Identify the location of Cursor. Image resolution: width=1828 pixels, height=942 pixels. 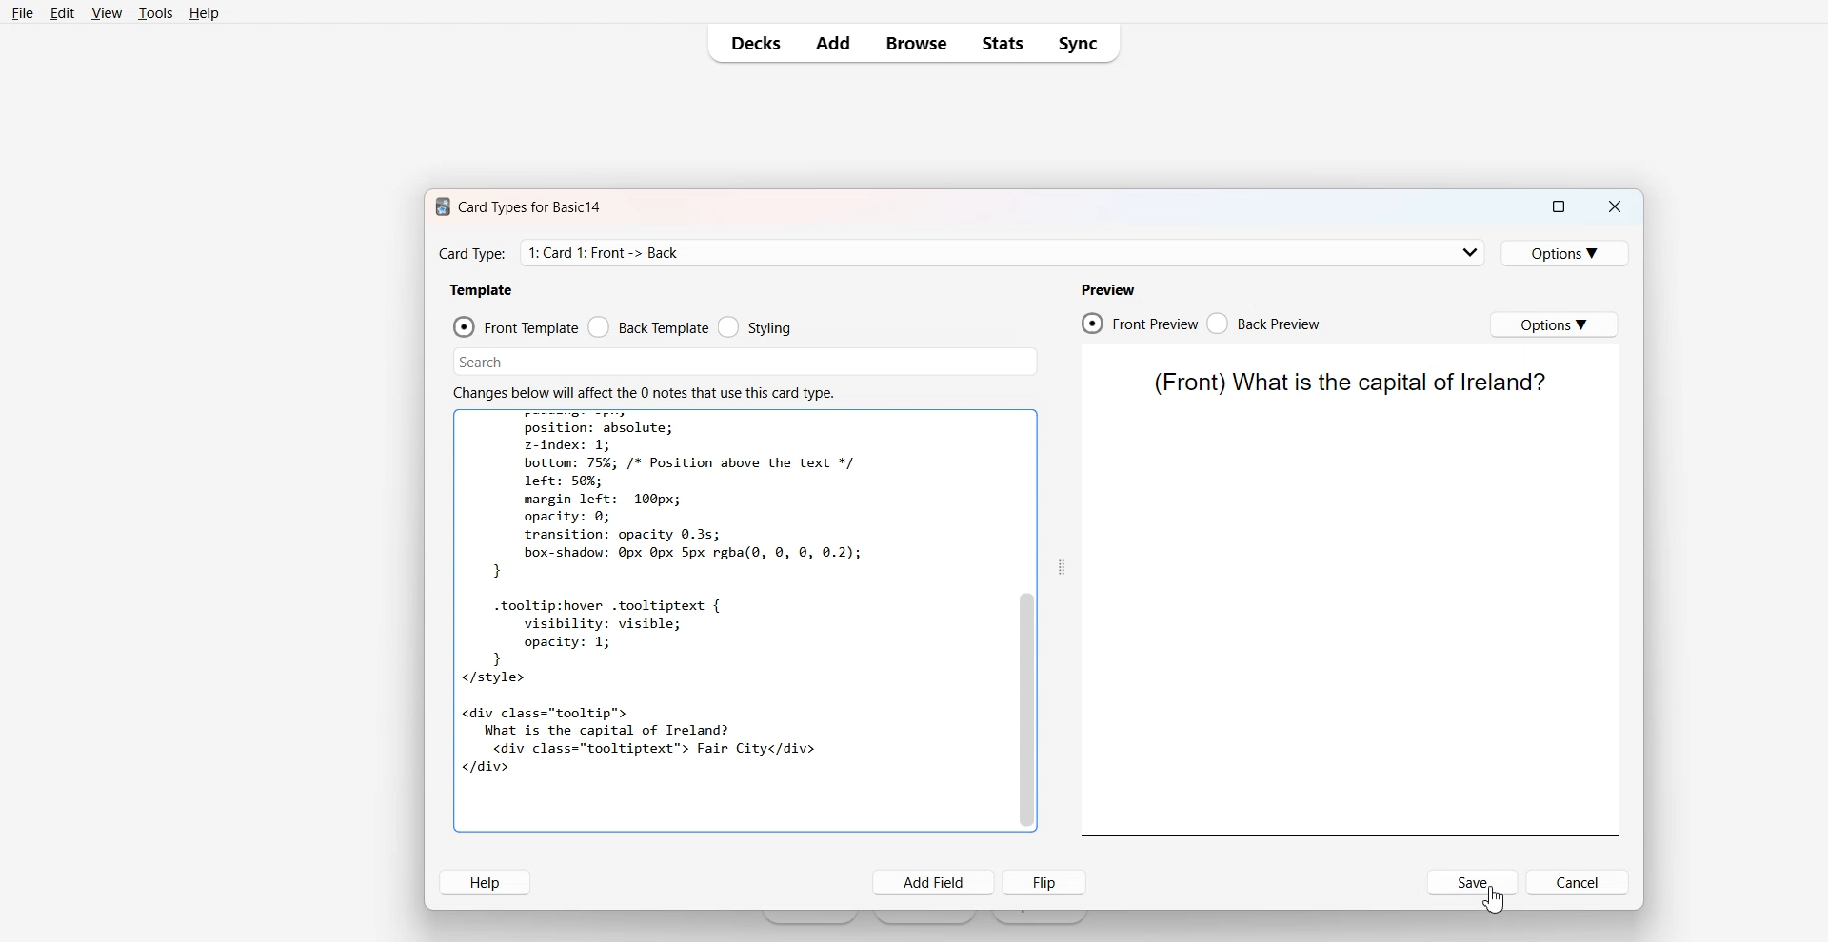
(1494, 901).